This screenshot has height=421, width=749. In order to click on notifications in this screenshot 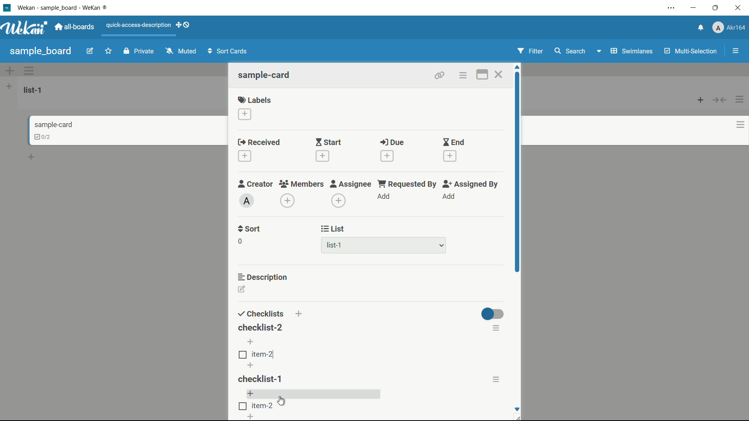, I will do `click(699, 27)`.